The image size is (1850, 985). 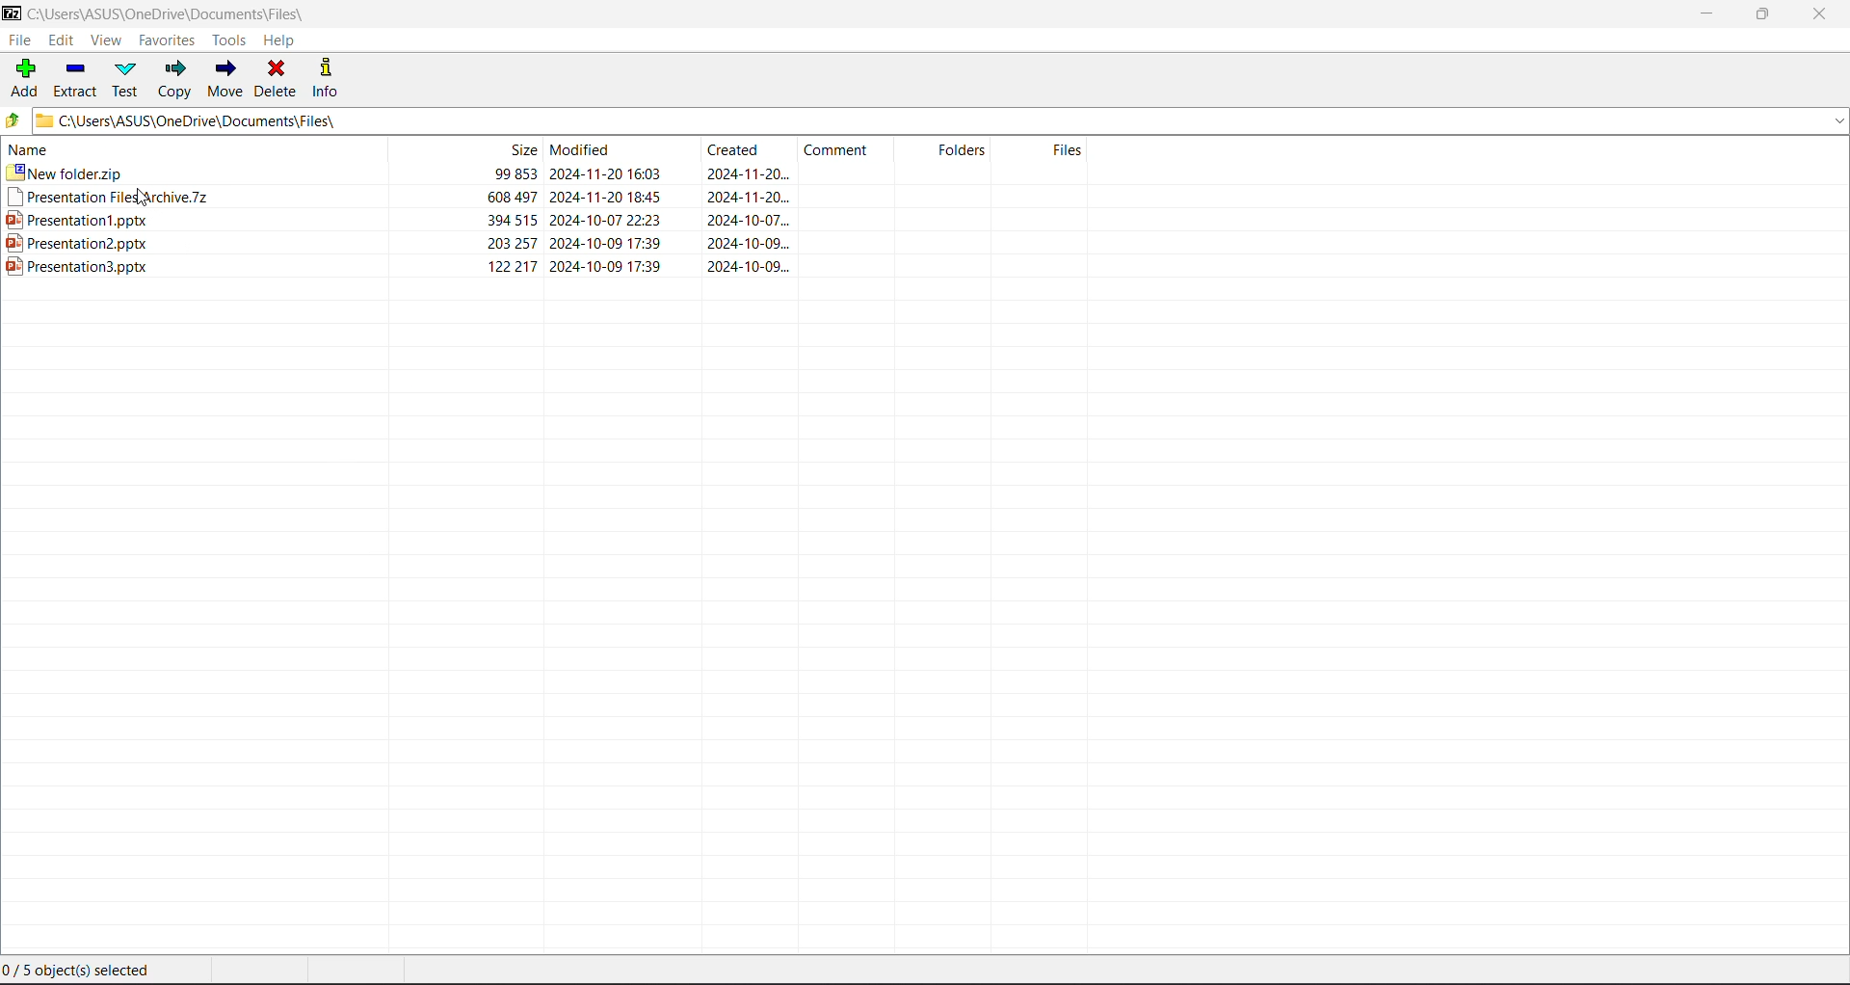 I want to click on Test, so click(x=125, y=80).